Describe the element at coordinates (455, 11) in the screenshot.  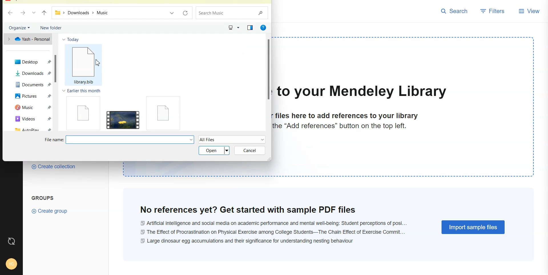
I see `Search` at that location.